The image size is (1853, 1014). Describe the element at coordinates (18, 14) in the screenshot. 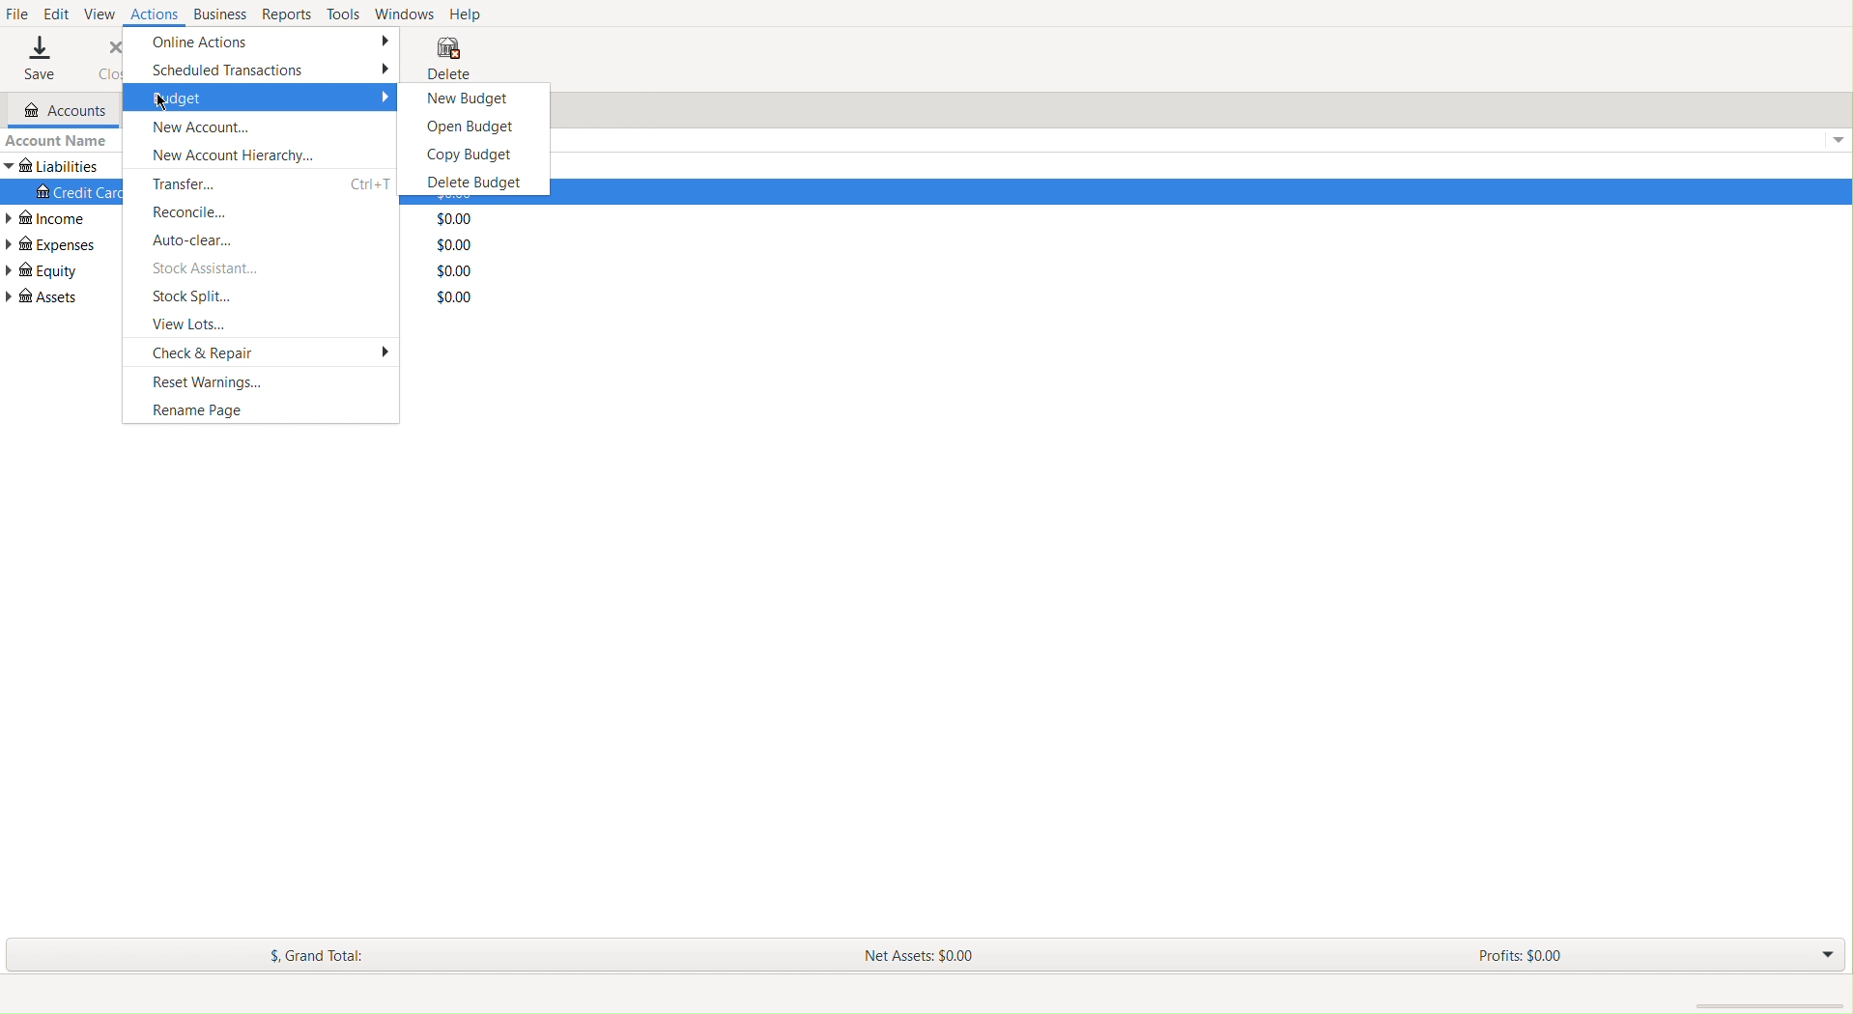

I see `File` at that location.